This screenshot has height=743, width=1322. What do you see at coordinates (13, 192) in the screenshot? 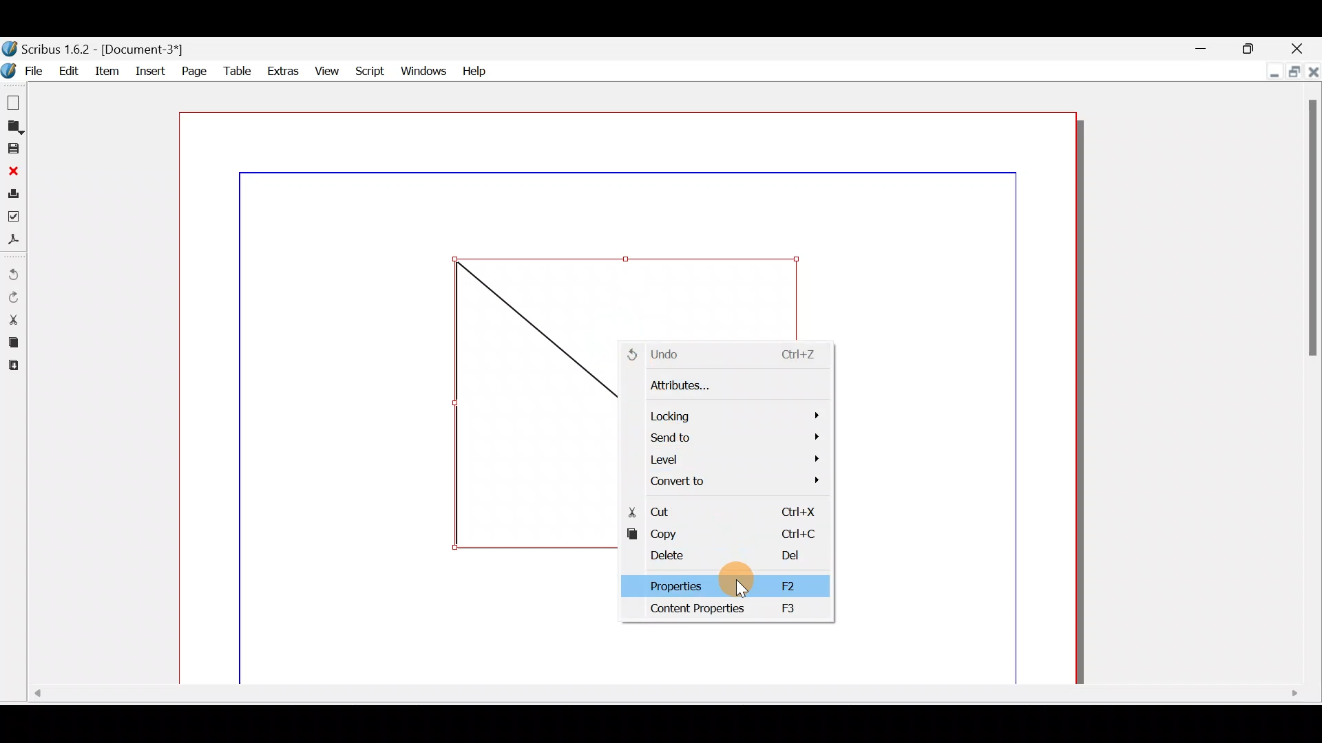
I see `Print` at bounding box center [13, 192].